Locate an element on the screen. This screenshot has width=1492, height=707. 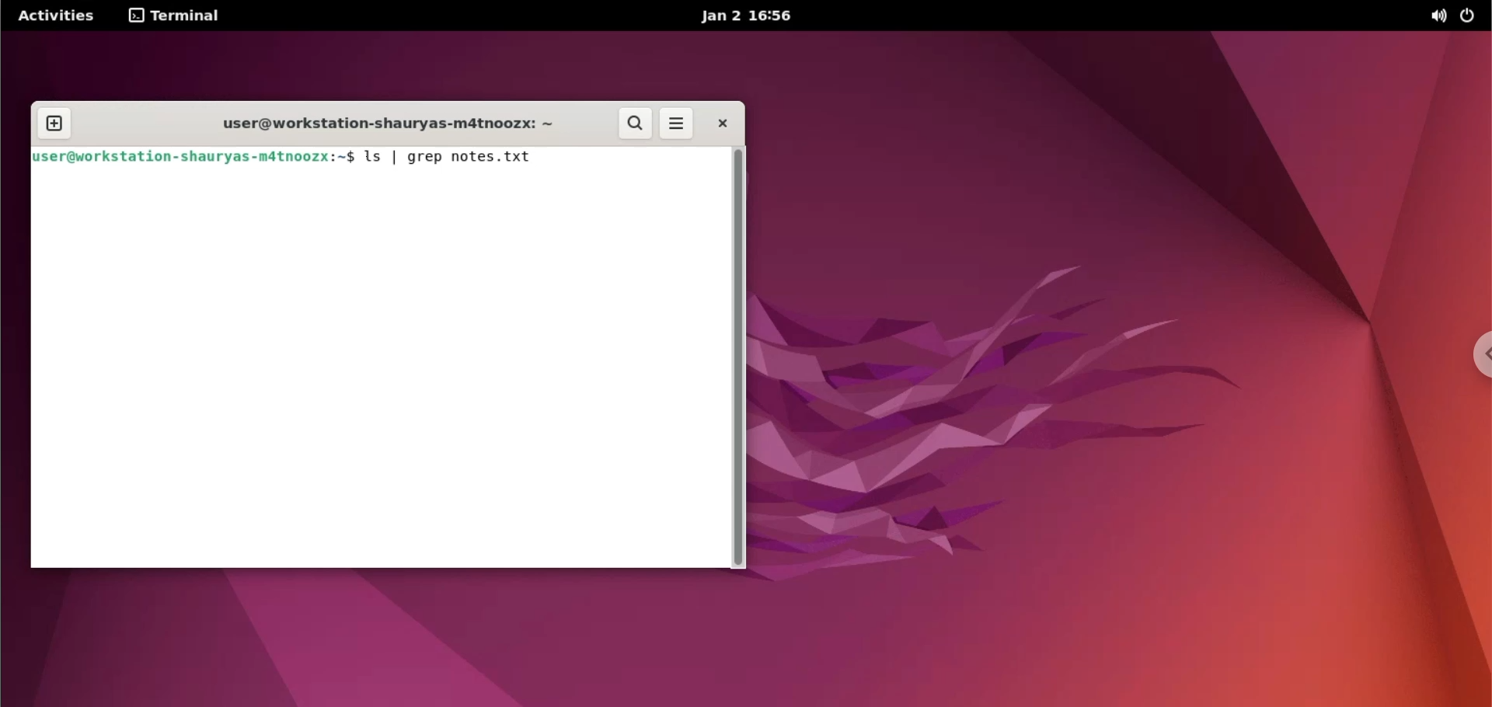
Juser@workstation- shauryas-mdtnoozx:~$ is located at coordinates (193, 158).